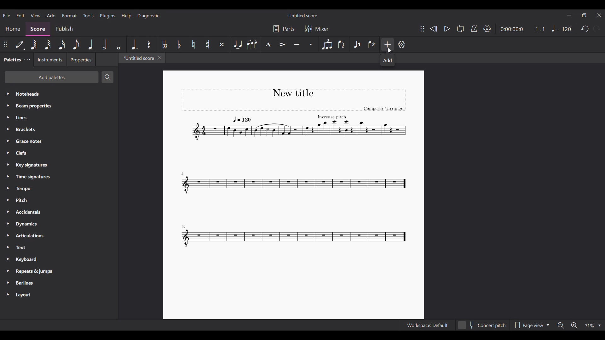 This screenshot has height=340, width=605. I want to click on Add palettes, so click(52, 77).